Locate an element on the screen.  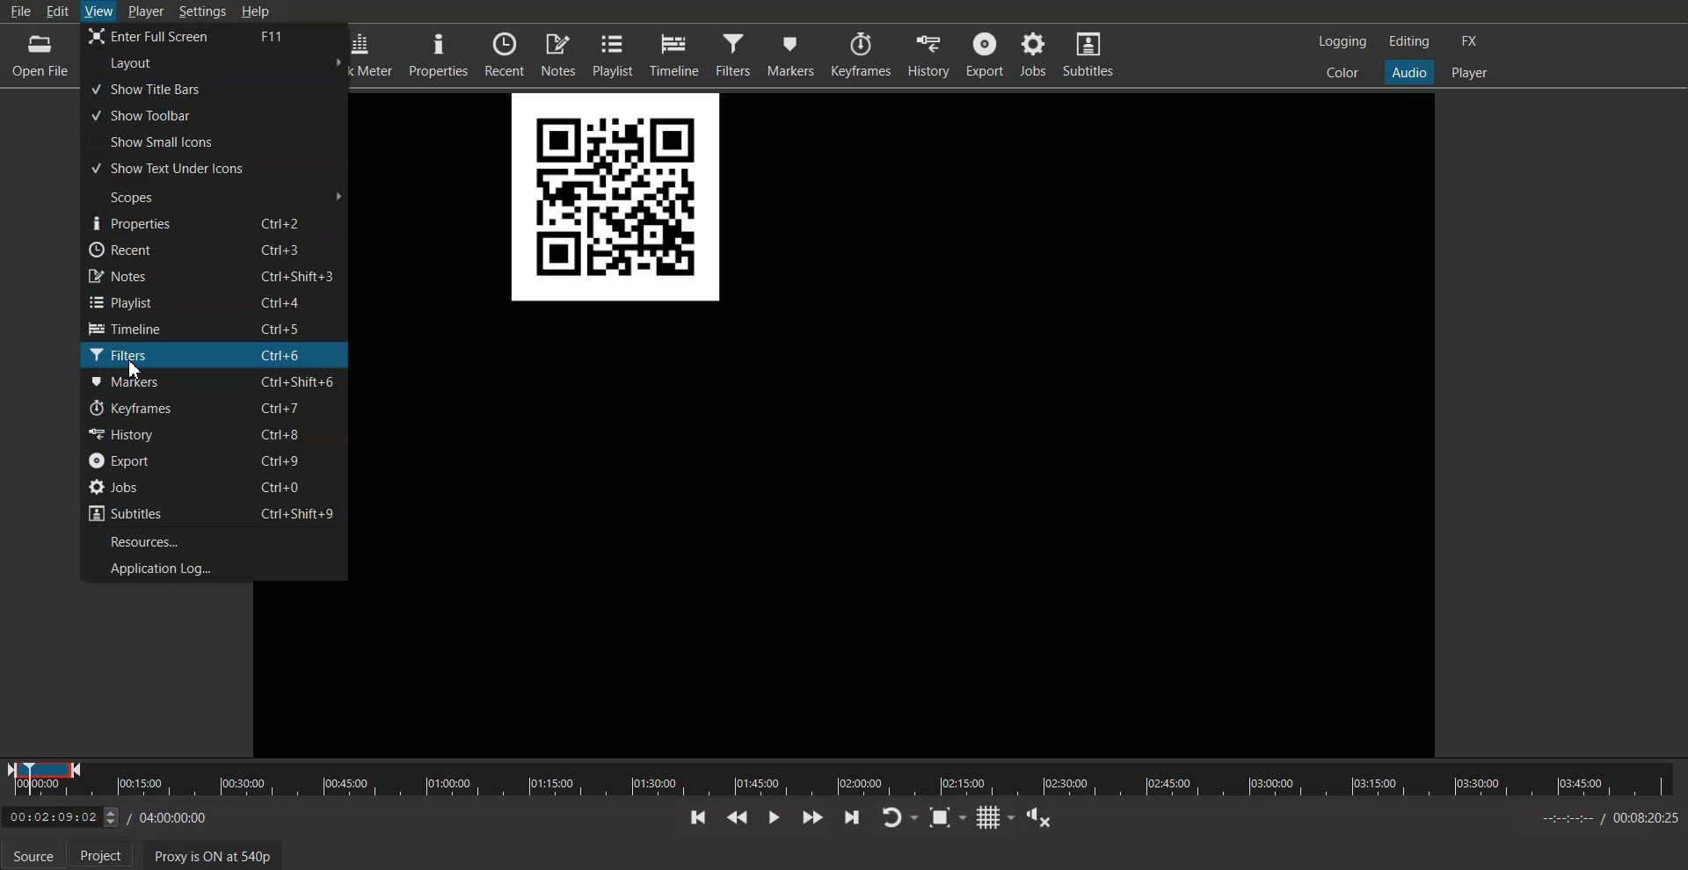
Switch to the Player one layout is located at coordinates (1471, 73).